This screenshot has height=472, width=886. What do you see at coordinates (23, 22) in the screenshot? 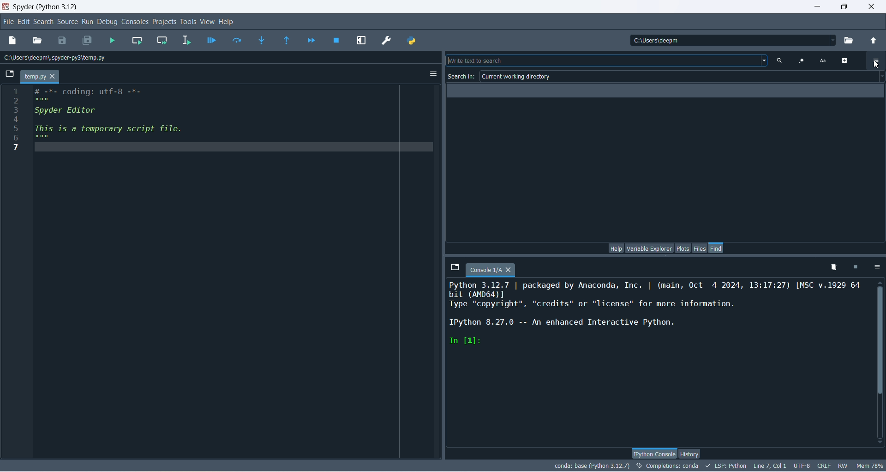
I see `edit` at bounding box center [23, 22].